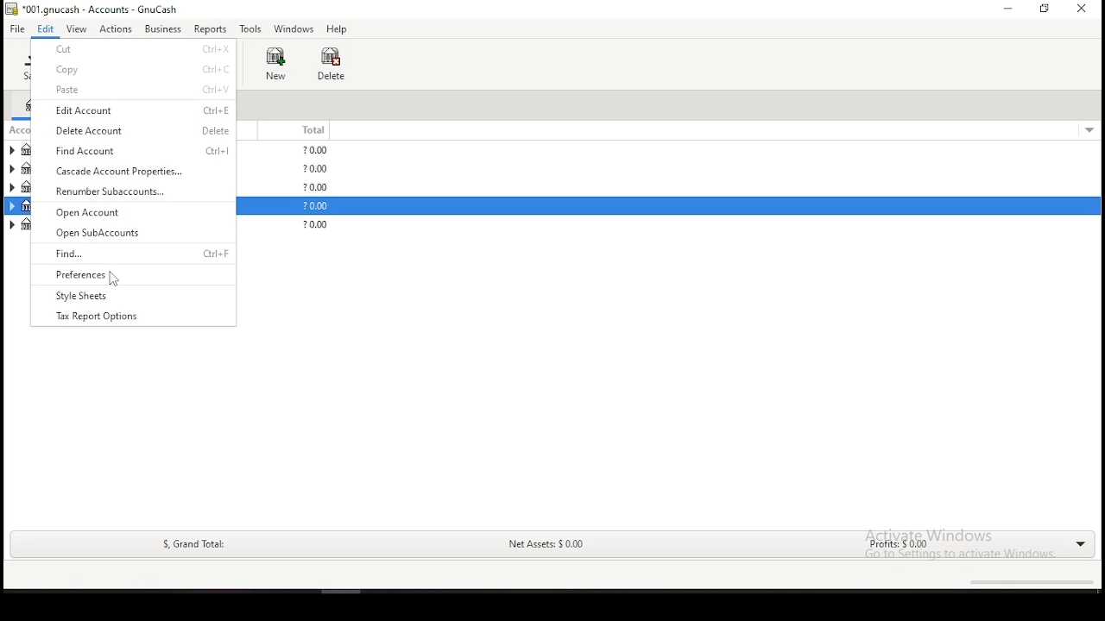  What do you see at coordinates (313, 226) in the screenshot?
I see `? 0.00` at bounding box center [313, 226].